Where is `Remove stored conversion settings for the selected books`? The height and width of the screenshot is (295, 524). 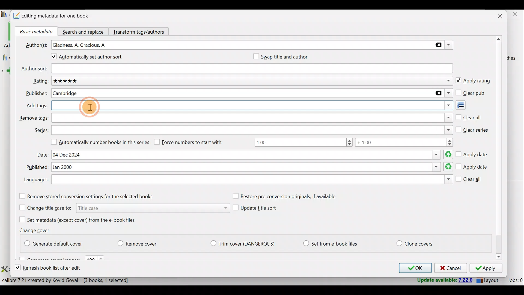
Remove stored conversion settings for the selected books is located at coordinates (94, 196).